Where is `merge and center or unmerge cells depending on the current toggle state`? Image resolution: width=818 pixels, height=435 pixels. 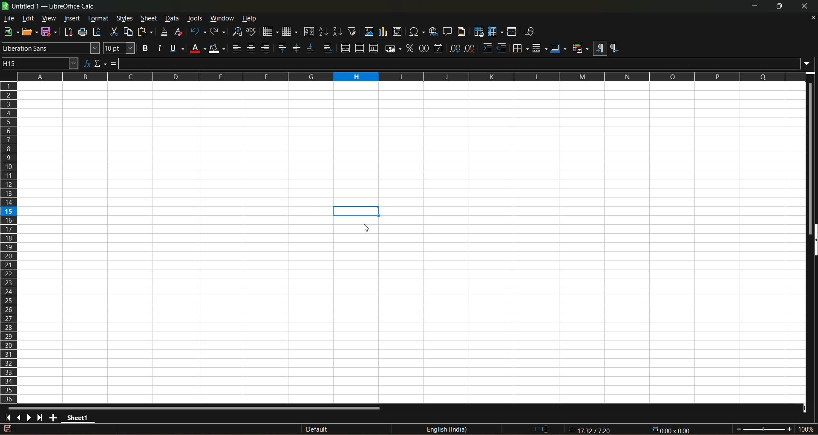 merge and center or unmerge cells depending on the current toggle state is located at coordinates (346, 48).